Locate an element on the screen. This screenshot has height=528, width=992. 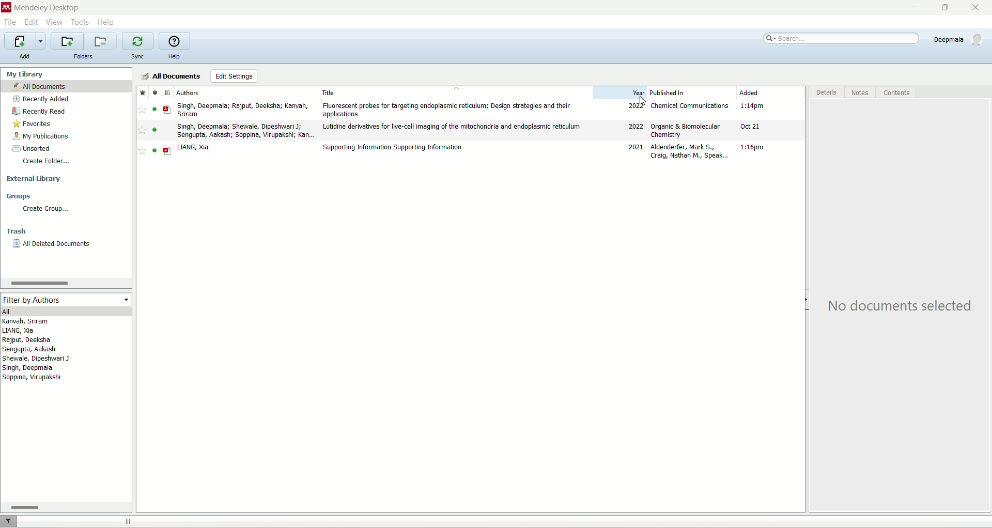
all deleted documents is located at coordinates (55, 243).